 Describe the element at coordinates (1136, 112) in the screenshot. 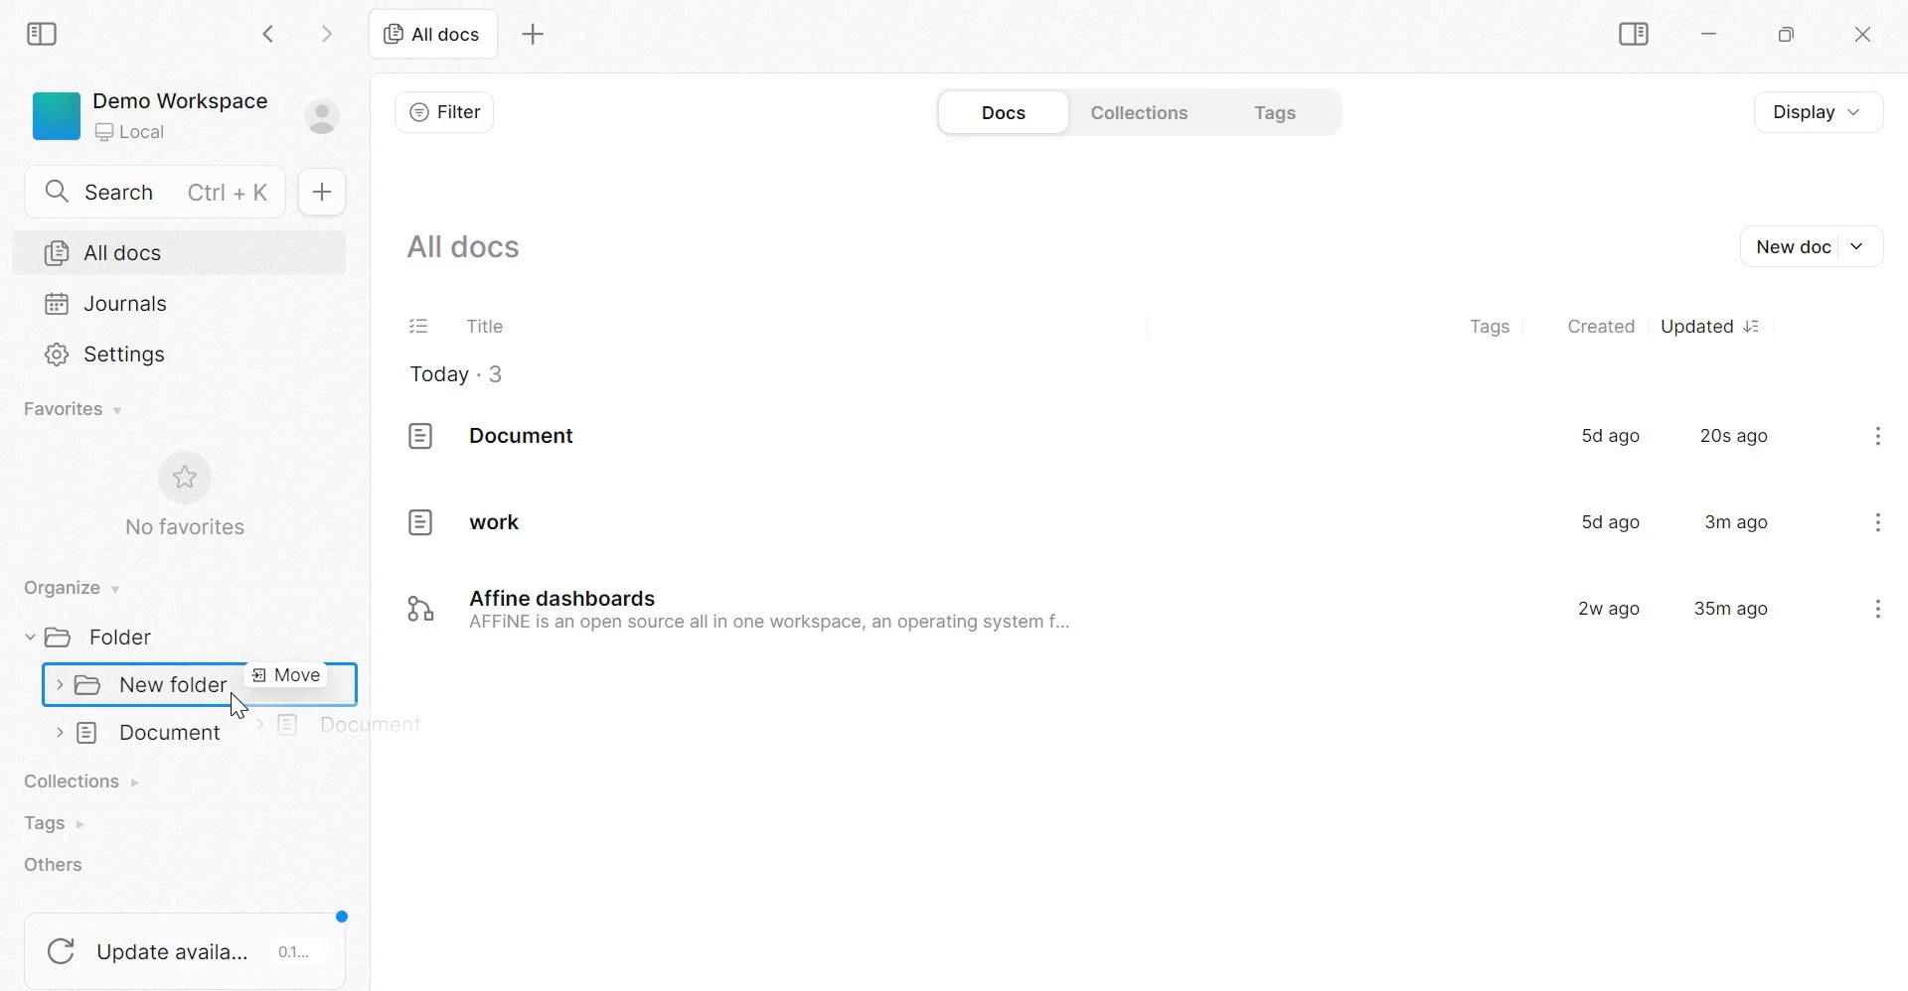

I see `Collections` at that location.